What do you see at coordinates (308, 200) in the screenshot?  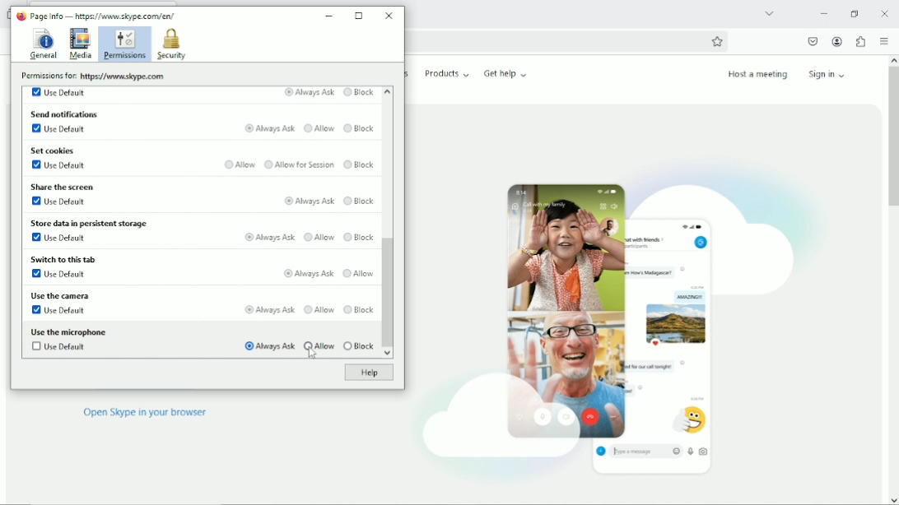 I see `Always ask` at bounding box center [308, 200].